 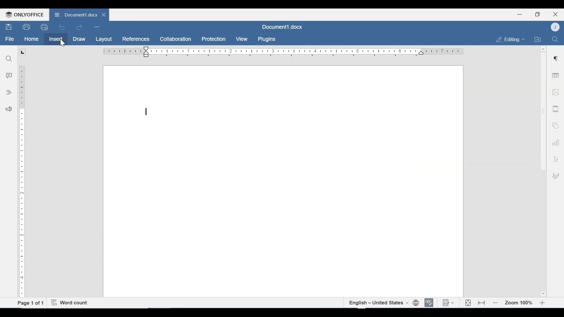 I want to click on Collaboration, so click(x=176, y=39).